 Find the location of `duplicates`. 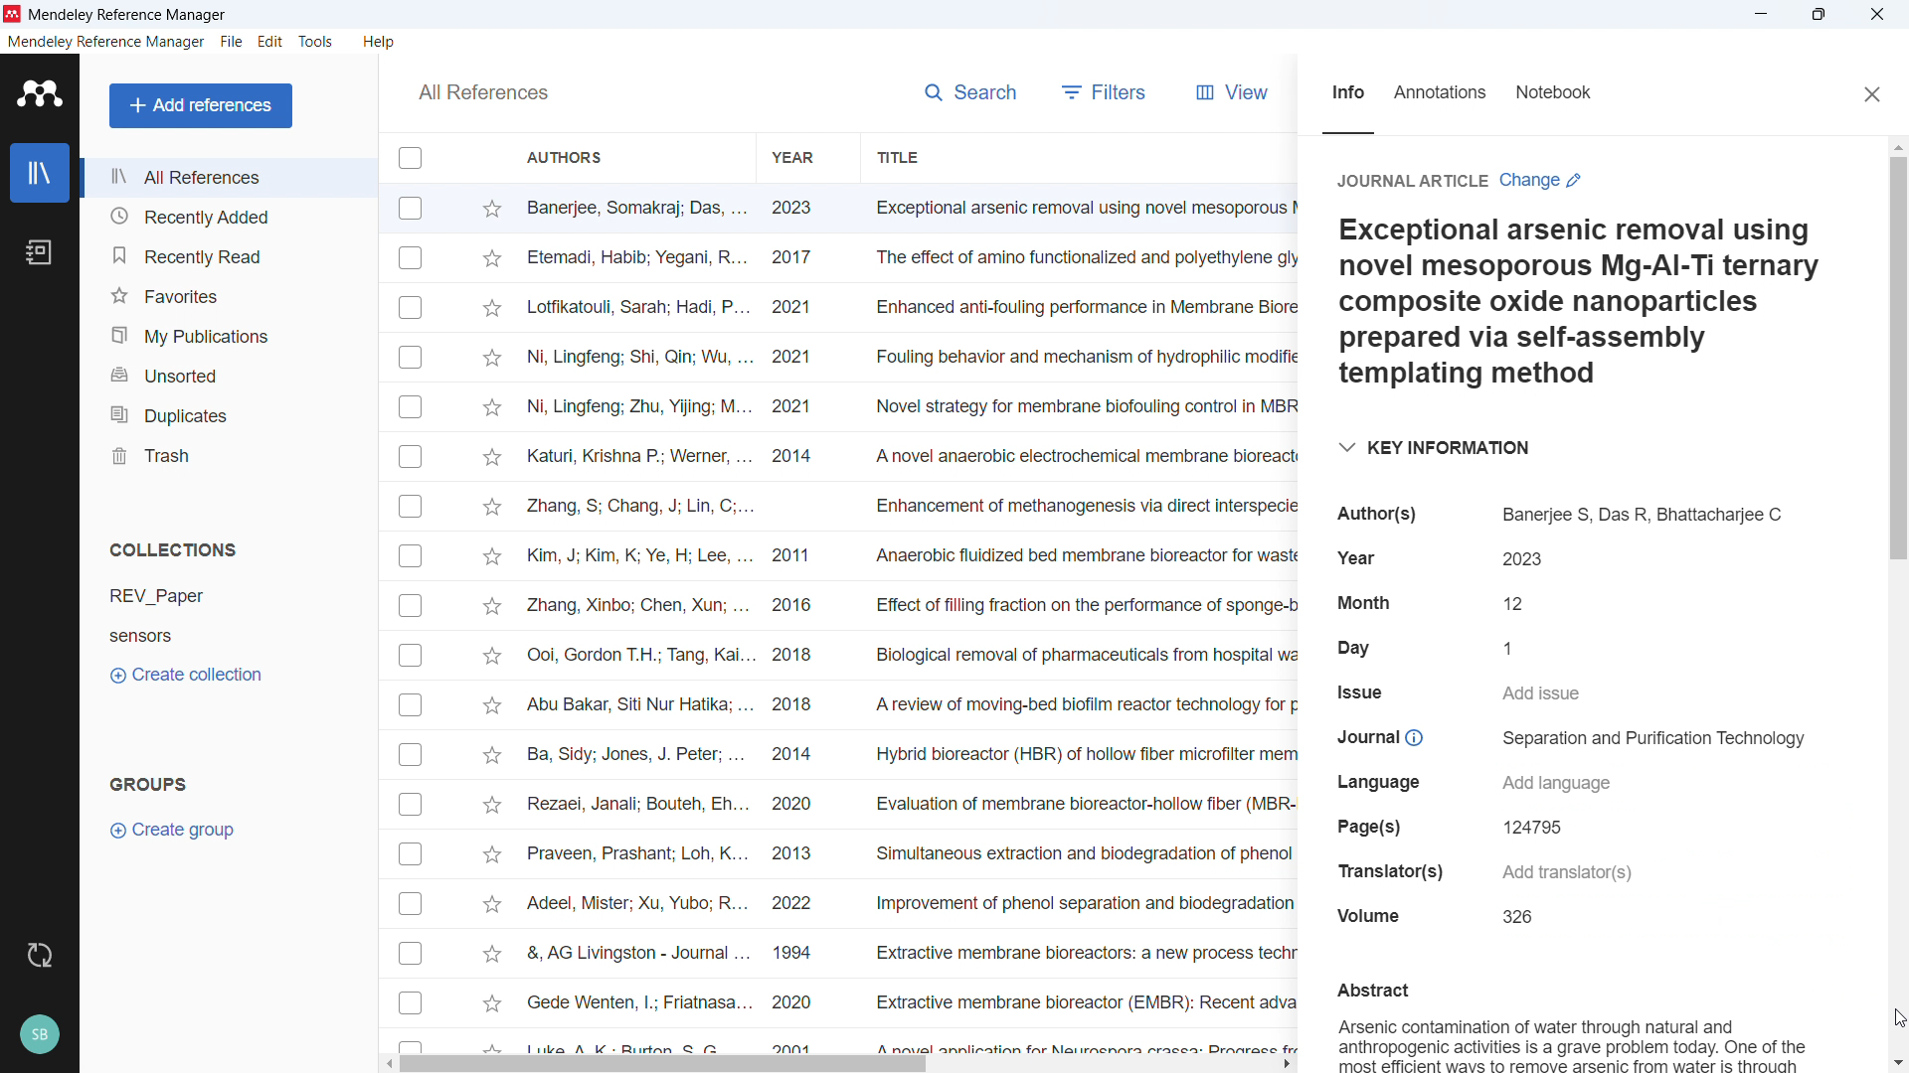

duplicates is located at coordinates (227, 412).